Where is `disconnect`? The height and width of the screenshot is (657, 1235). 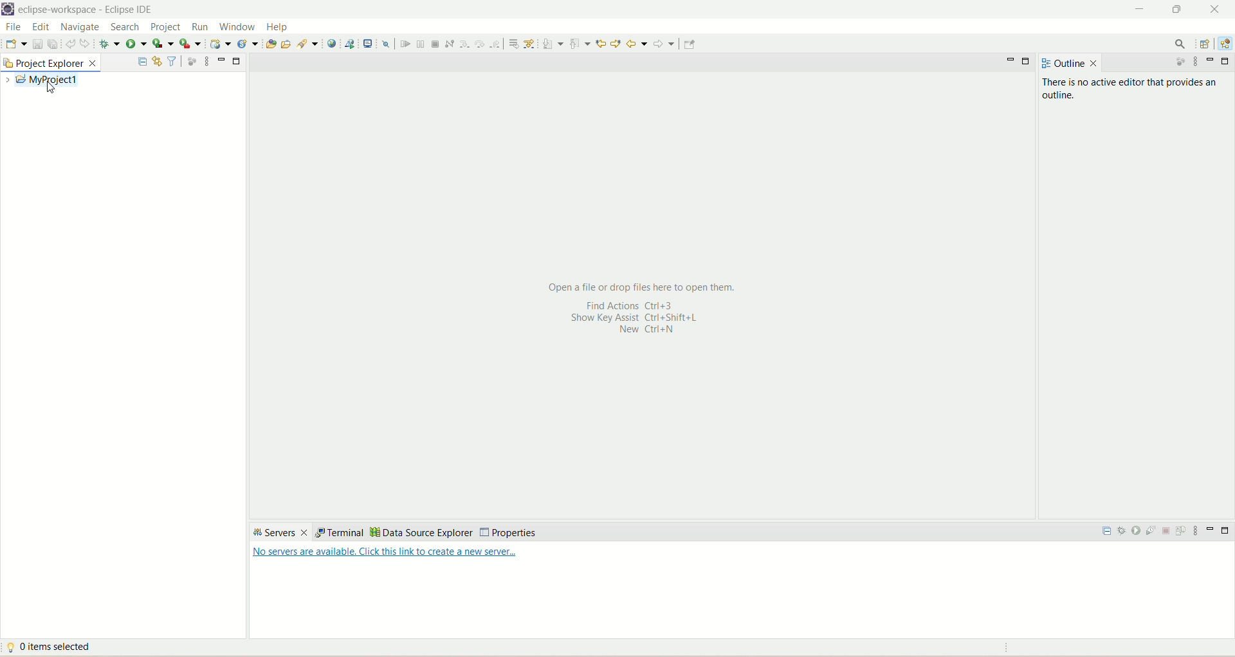
disconnect is located at coordinates (450, 43).